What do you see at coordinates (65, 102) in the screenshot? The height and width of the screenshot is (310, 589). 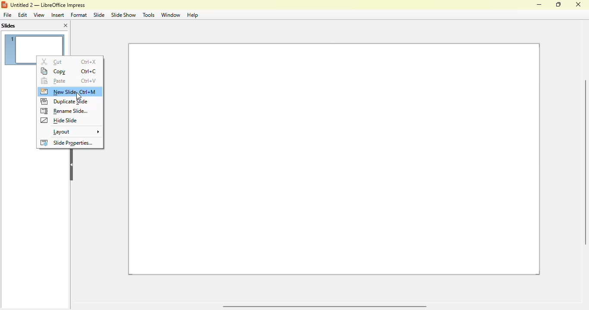 I see `duplicate slide` at bounding box center [65, 102].